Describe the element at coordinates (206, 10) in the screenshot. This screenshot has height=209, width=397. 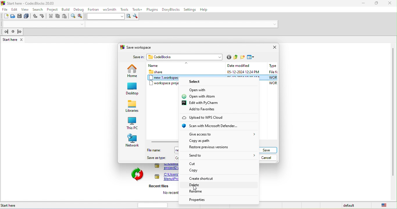
I see `help` at that location.